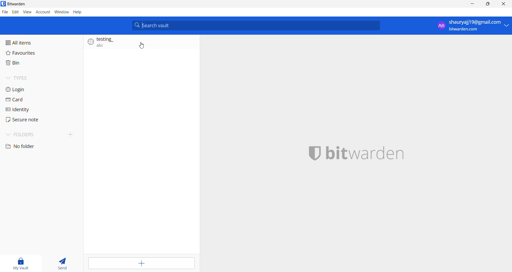 The height and width of the screenshot is (272, 512). I want to click on Account, so click(42, 11).